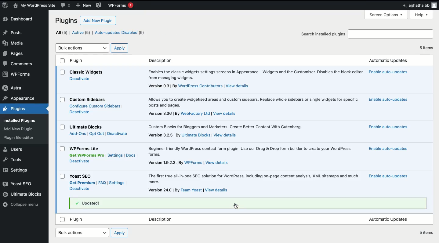  Describe the element at coordinates (62, 32) in the screenshot. I see `All` at that location.